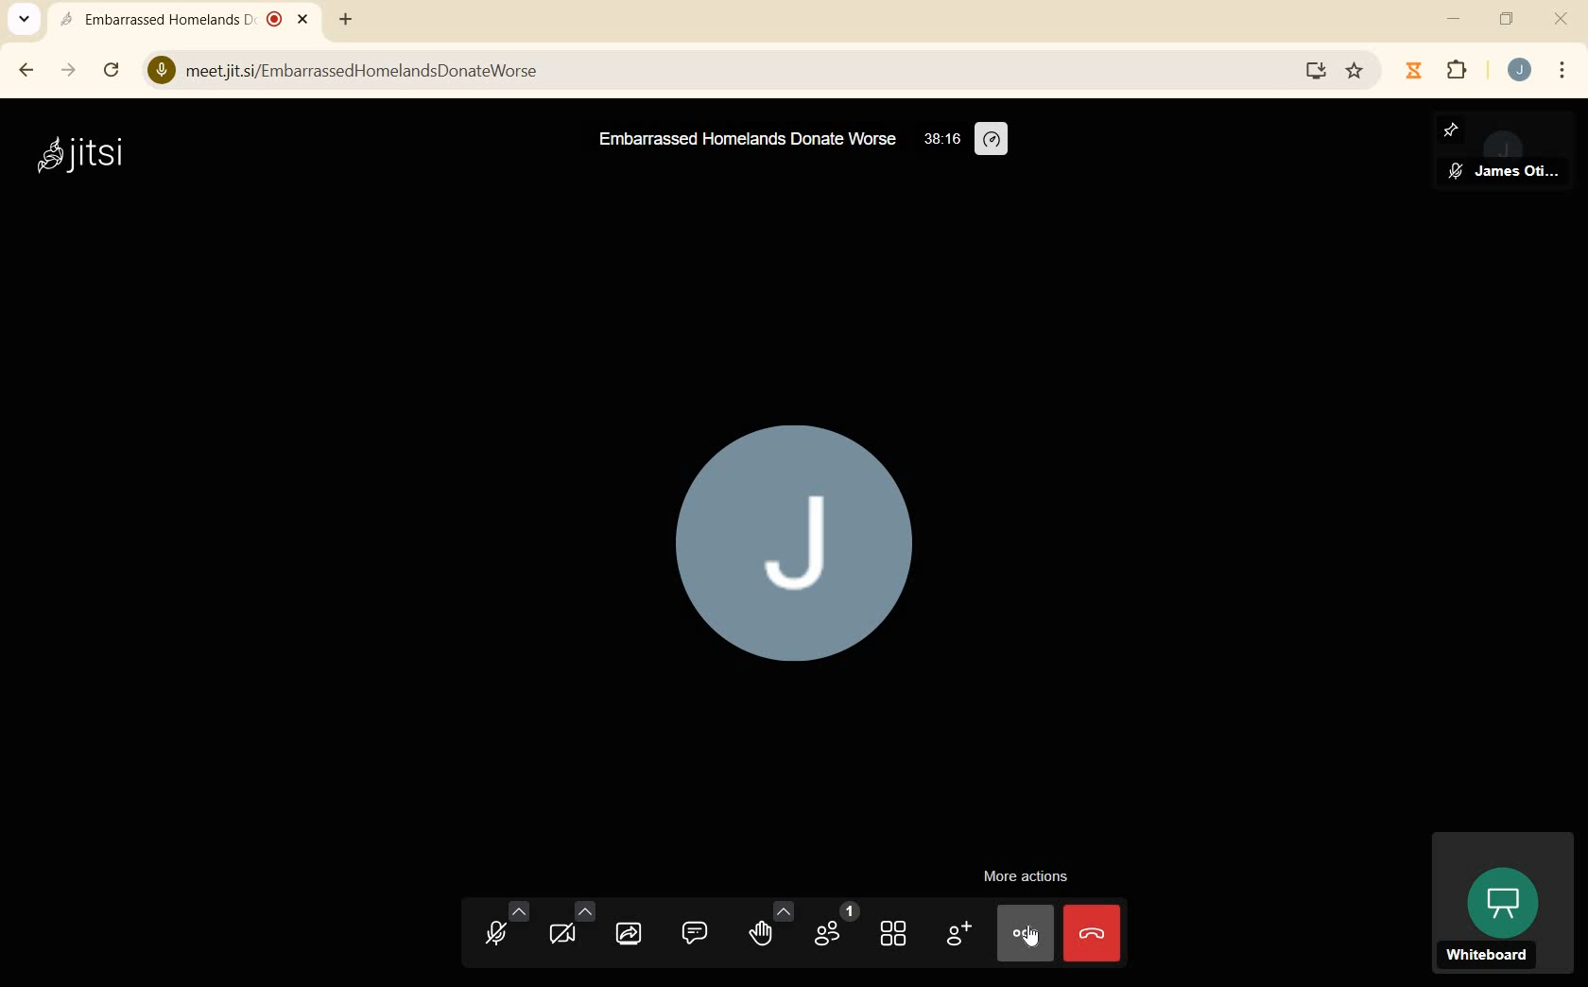 The image size is (1588, 987). I want to click on pinned screen, so click(1504, 151).